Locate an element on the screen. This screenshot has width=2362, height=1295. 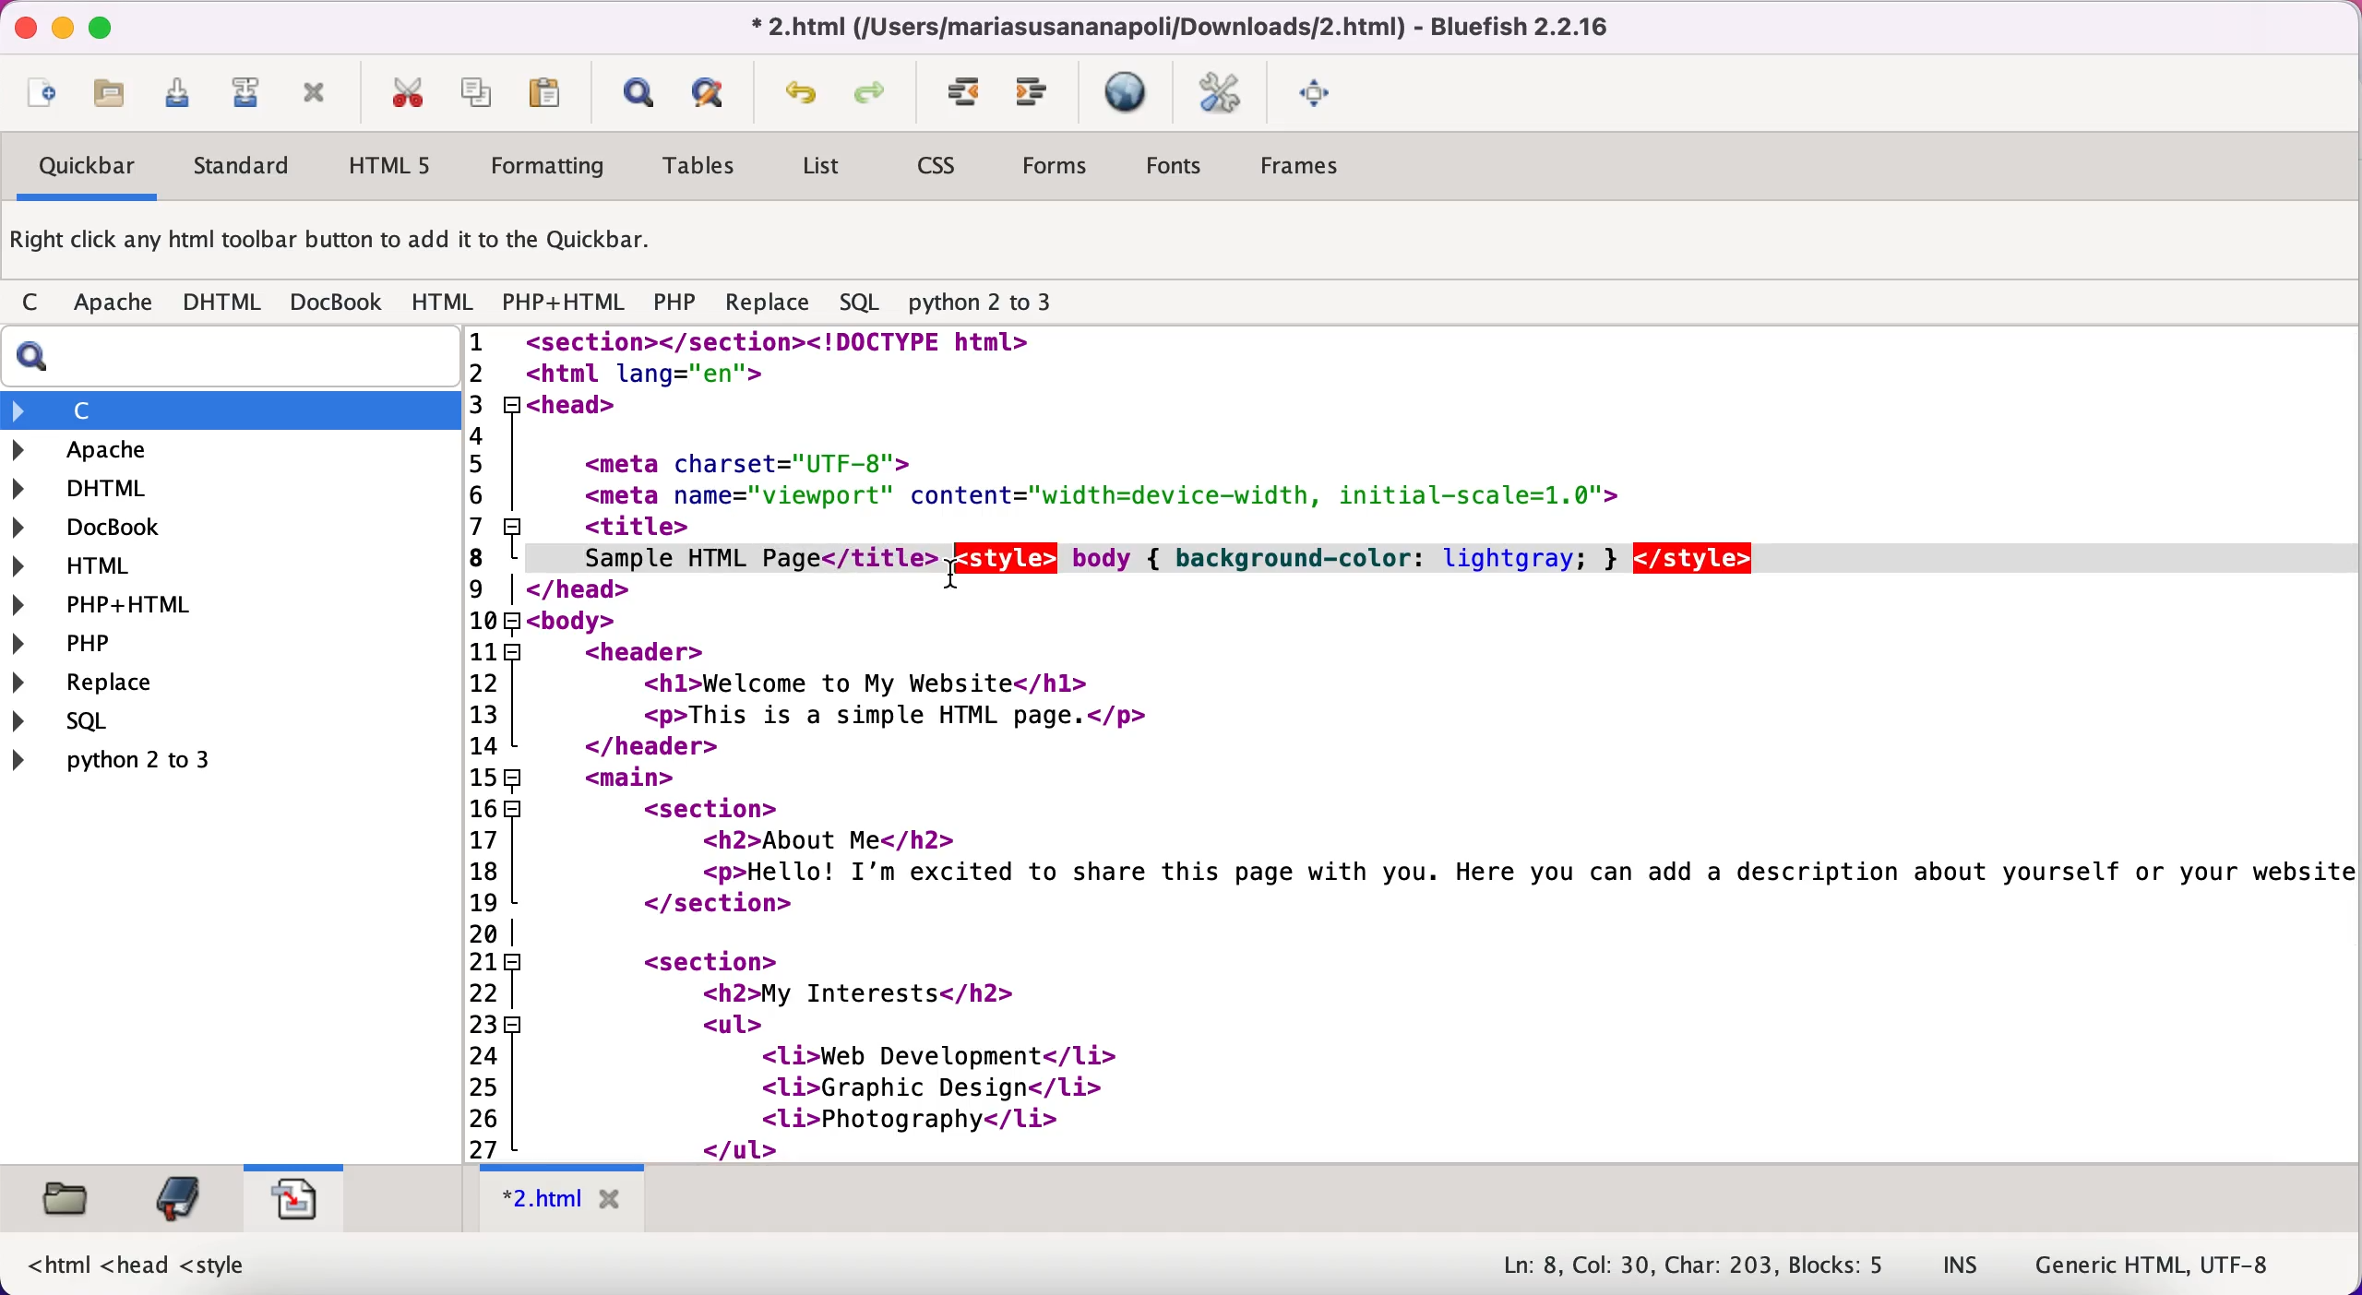
apache is located at coordinates (184, 450).